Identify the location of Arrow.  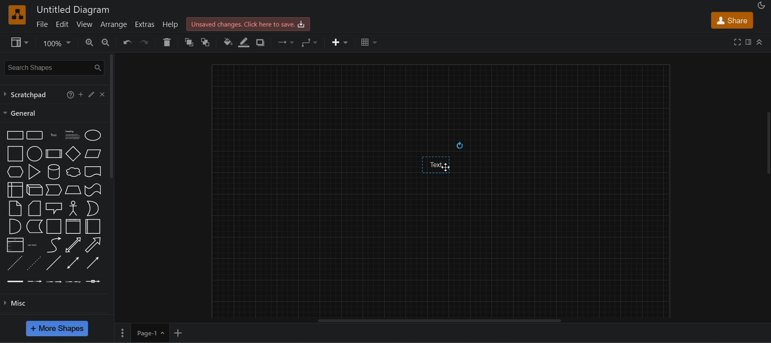
(93, 245).